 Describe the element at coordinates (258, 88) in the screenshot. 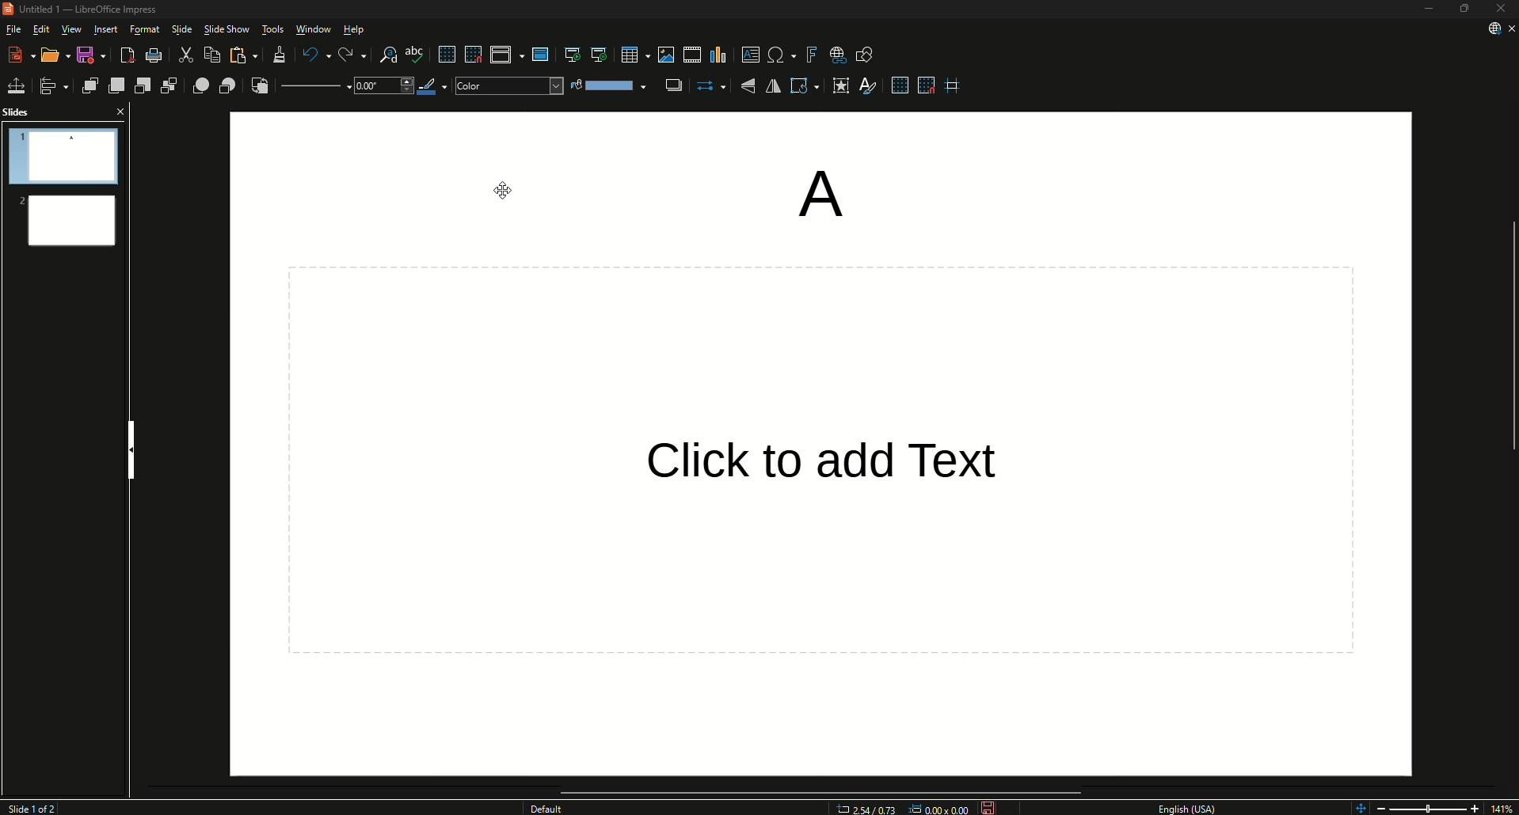

I see `Reverse` at that location.